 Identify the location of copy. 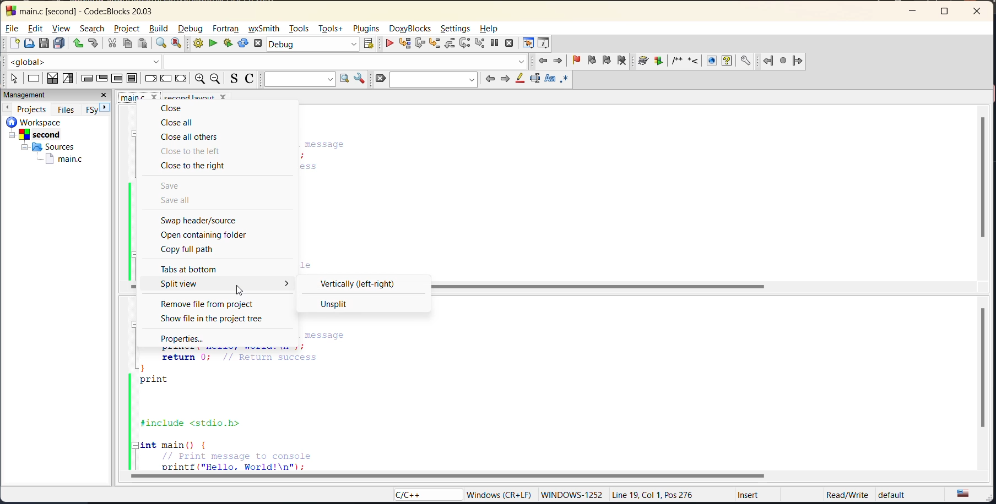
(127, 43).